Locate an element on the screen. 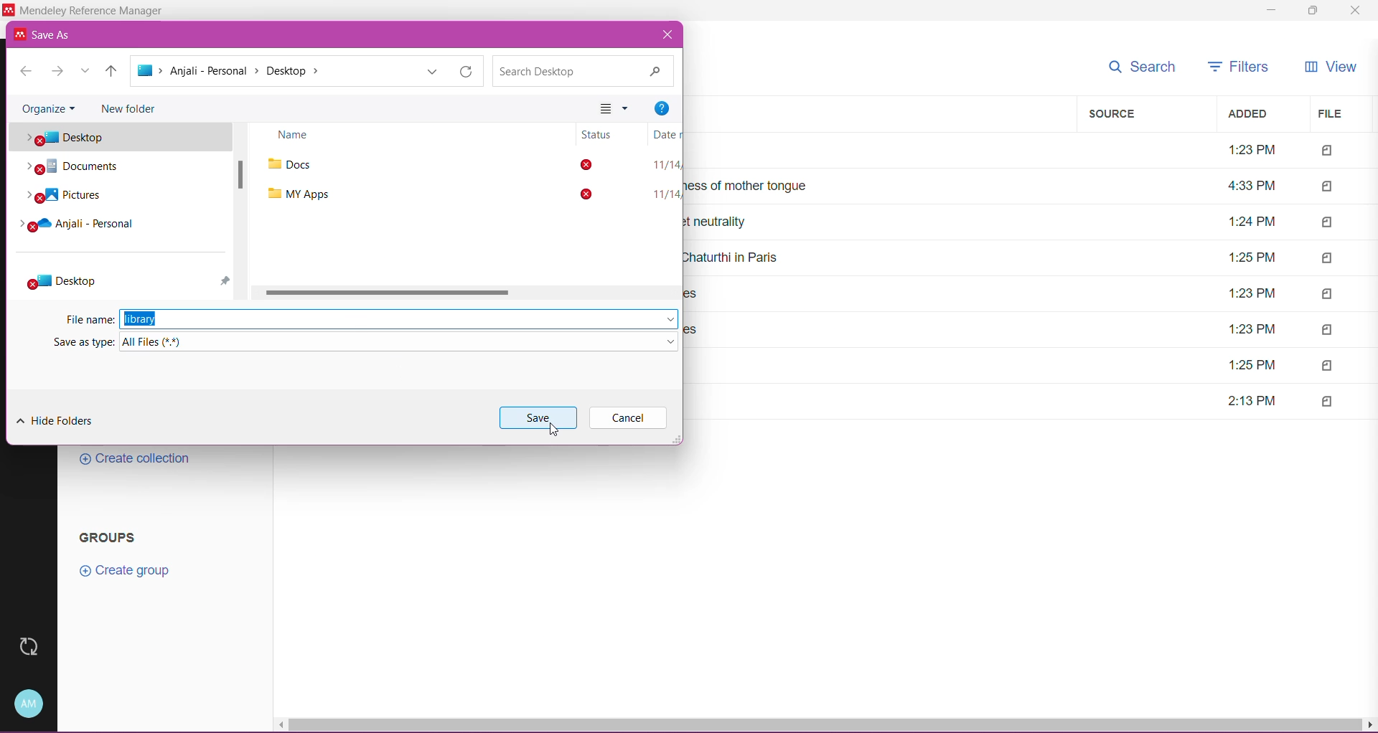  Cloud Folder is located at coordinates (88, 226).